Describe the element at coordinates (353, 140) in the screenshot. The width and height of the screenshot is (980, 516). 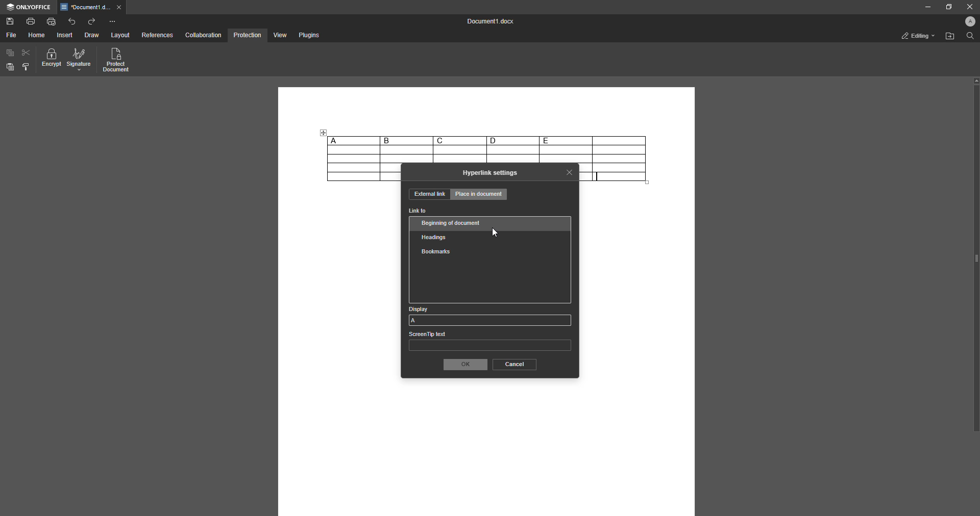
I see `A` at that location.